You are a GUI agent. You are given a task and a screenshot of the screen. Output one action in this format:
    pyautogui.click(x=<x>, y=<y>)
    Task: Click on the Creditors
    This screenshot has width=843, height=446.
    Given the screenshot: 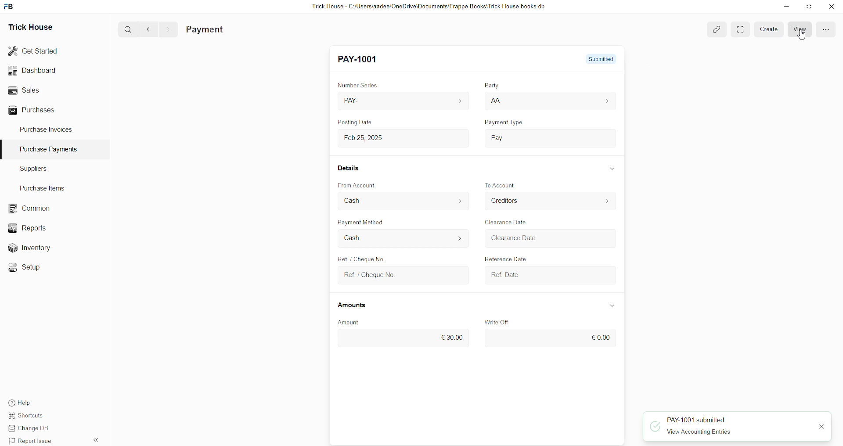 What is the action you would take?
    pyautogui.click(x=510, y=201)
    